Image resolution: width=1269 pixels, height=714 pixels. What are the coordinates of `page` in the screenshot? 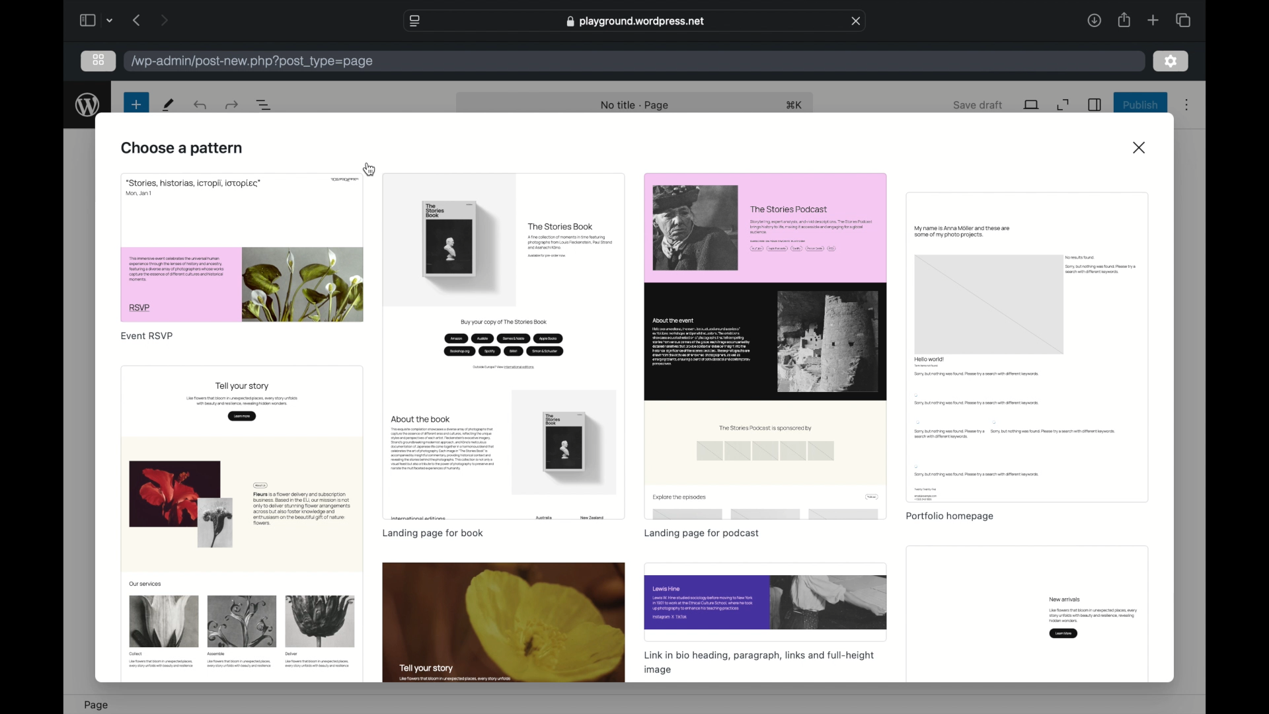 It's located at (96, 705).